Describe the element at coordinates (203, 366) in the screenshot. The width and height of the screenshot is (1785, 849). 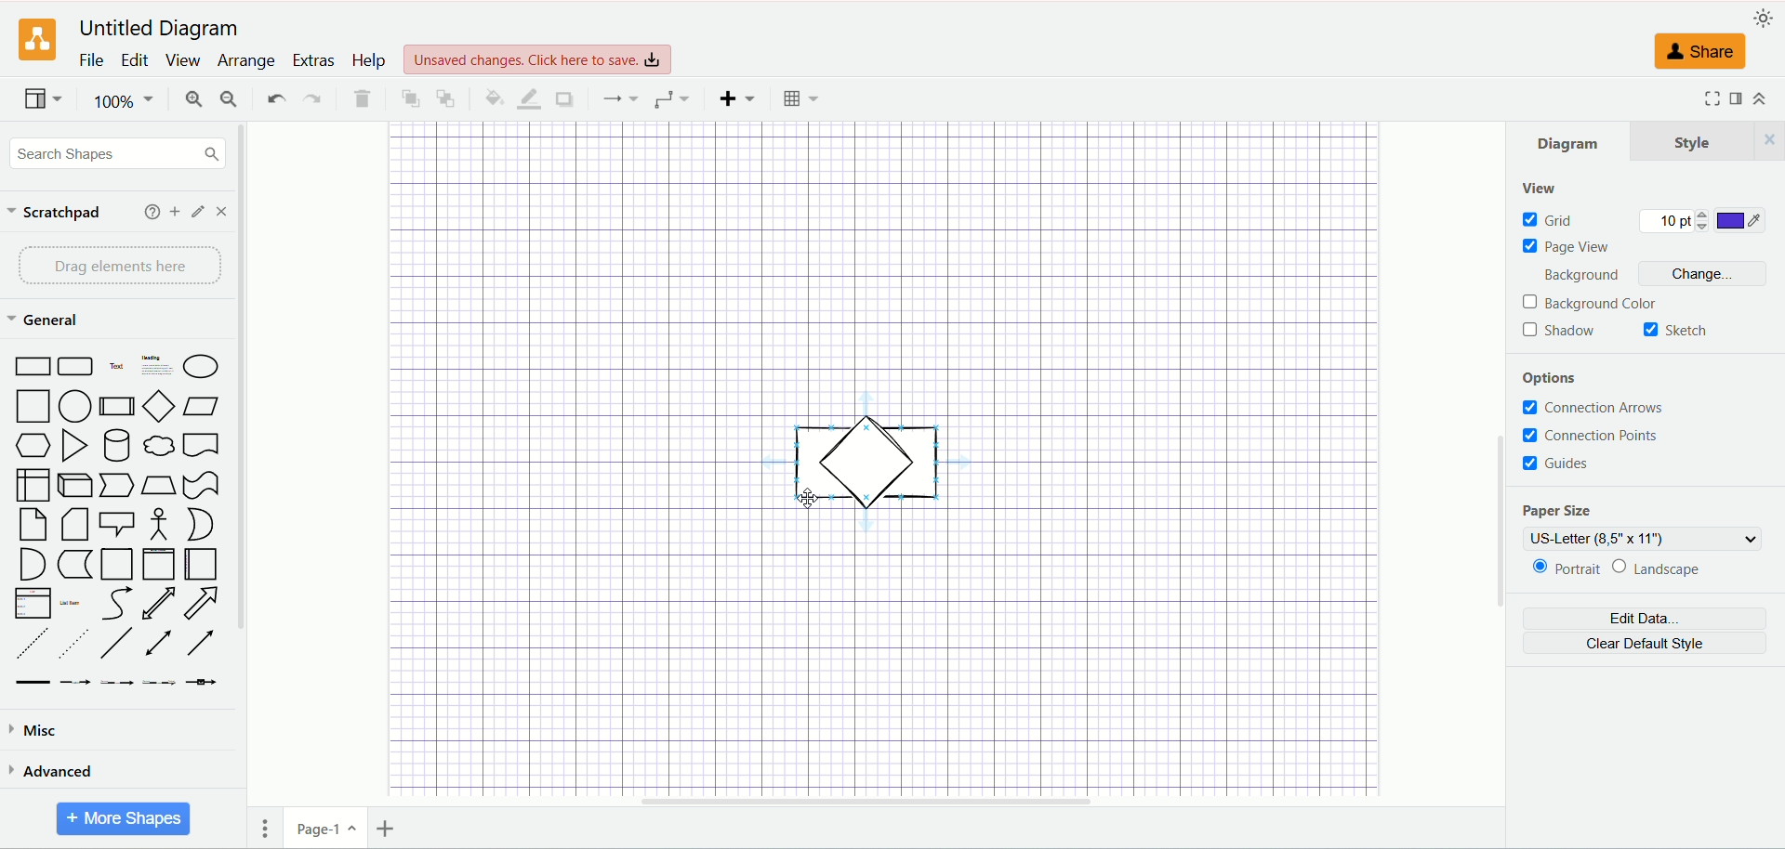
I see `eclipse` at that location.